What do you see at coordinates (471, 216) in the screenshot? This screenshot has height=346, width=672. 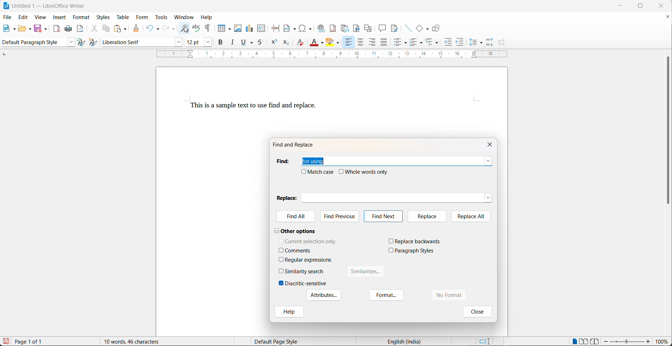 I see `replace all` at bounding box center [471, 216].